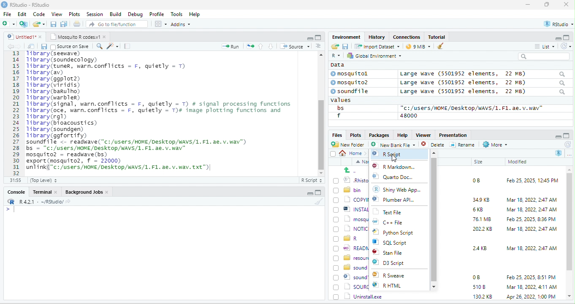 The width and height of the screenshot is (575, 304). I want to click on stan File, so click(394, 253).